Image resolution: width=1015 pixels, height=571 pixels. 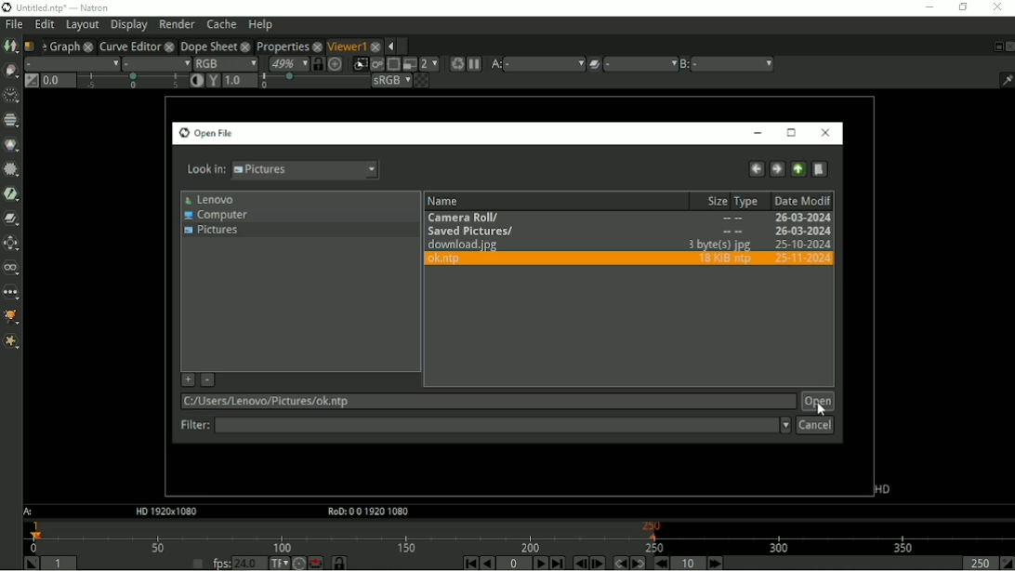 What do you see at coordinates (60, 564) in the screenshot?
I see `Playback in point` at bounding box center [60, 564].